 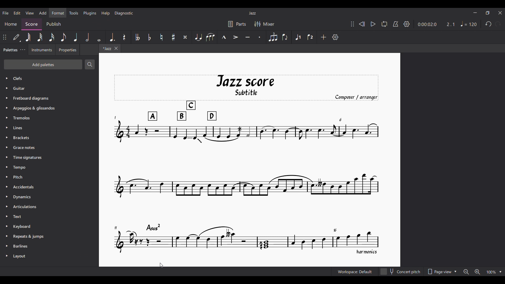 I want to click on Half note, so click(x=87, y=37).